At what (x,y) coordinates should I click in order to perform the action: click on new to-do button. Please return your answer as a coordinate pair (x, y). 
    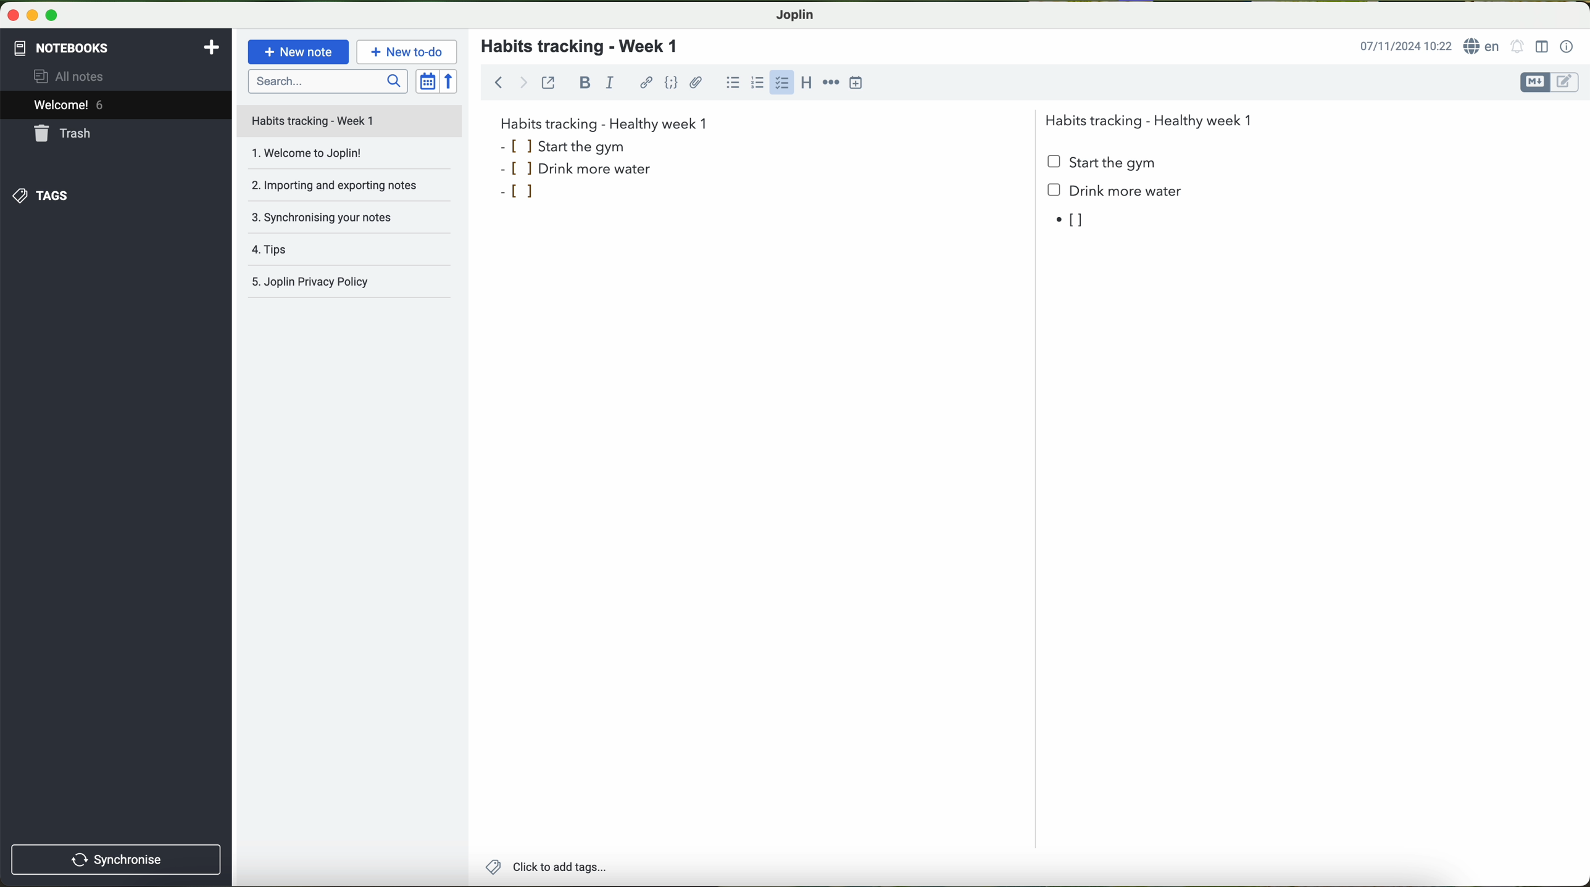
    Looking at the image, I should click on (407, 51).